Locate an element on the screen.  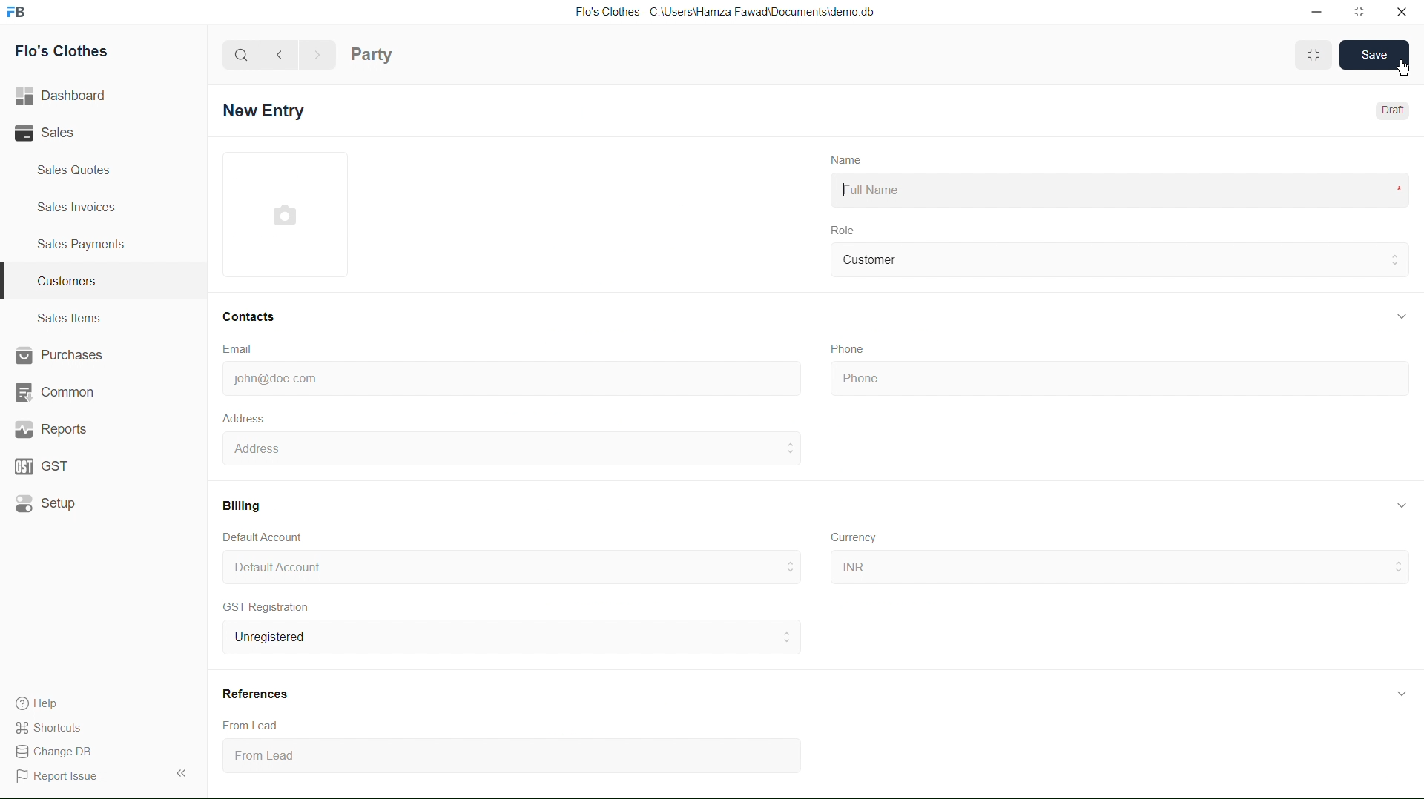
search is located at coordinates (237, 53).